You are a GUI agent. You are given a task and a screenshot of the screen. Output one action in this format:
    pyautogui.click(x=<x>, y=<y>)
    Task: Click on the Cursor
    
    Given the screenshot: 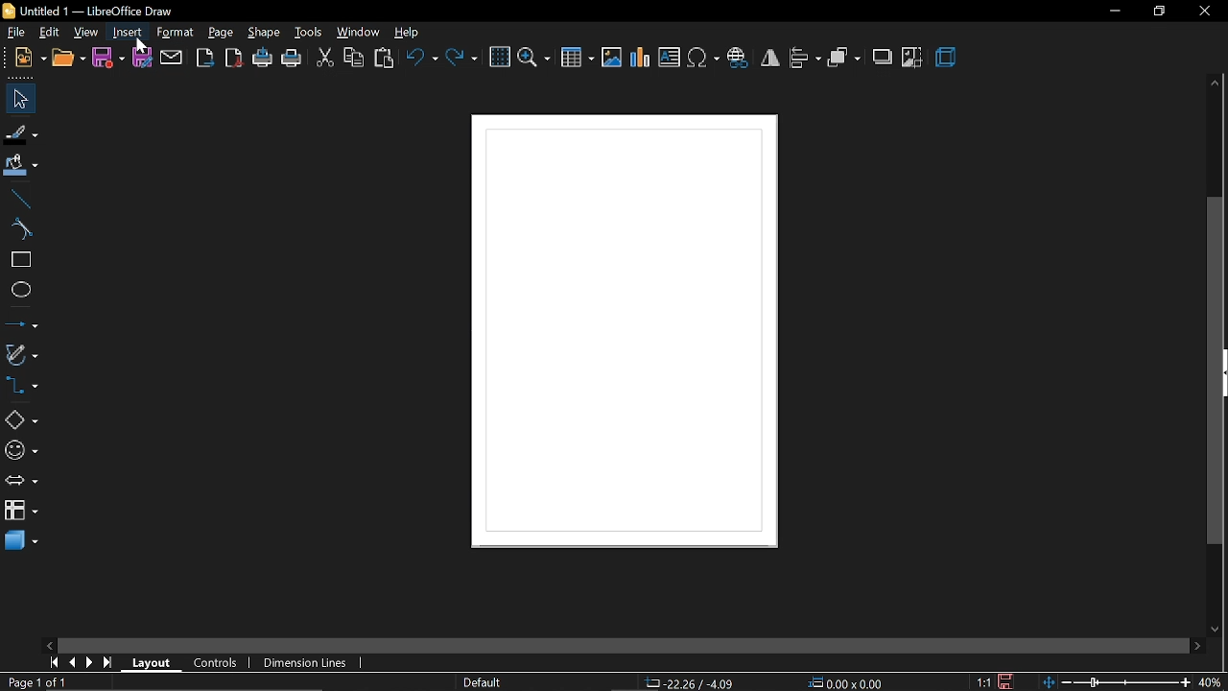 What is the action you would take?
    pyautogui.click(x=143, y=43)
    